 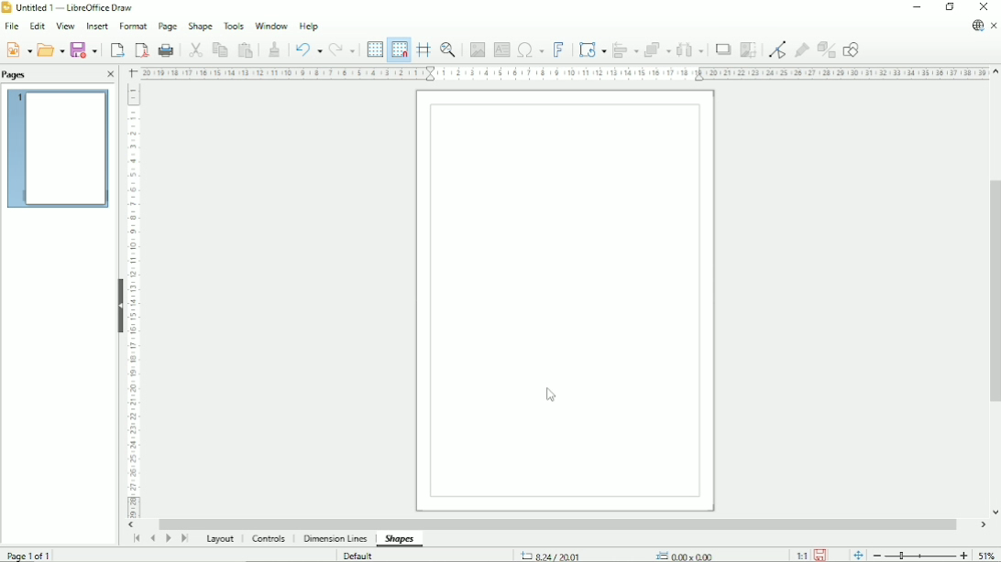 I want to click on Close, so click(x=984, y=6).